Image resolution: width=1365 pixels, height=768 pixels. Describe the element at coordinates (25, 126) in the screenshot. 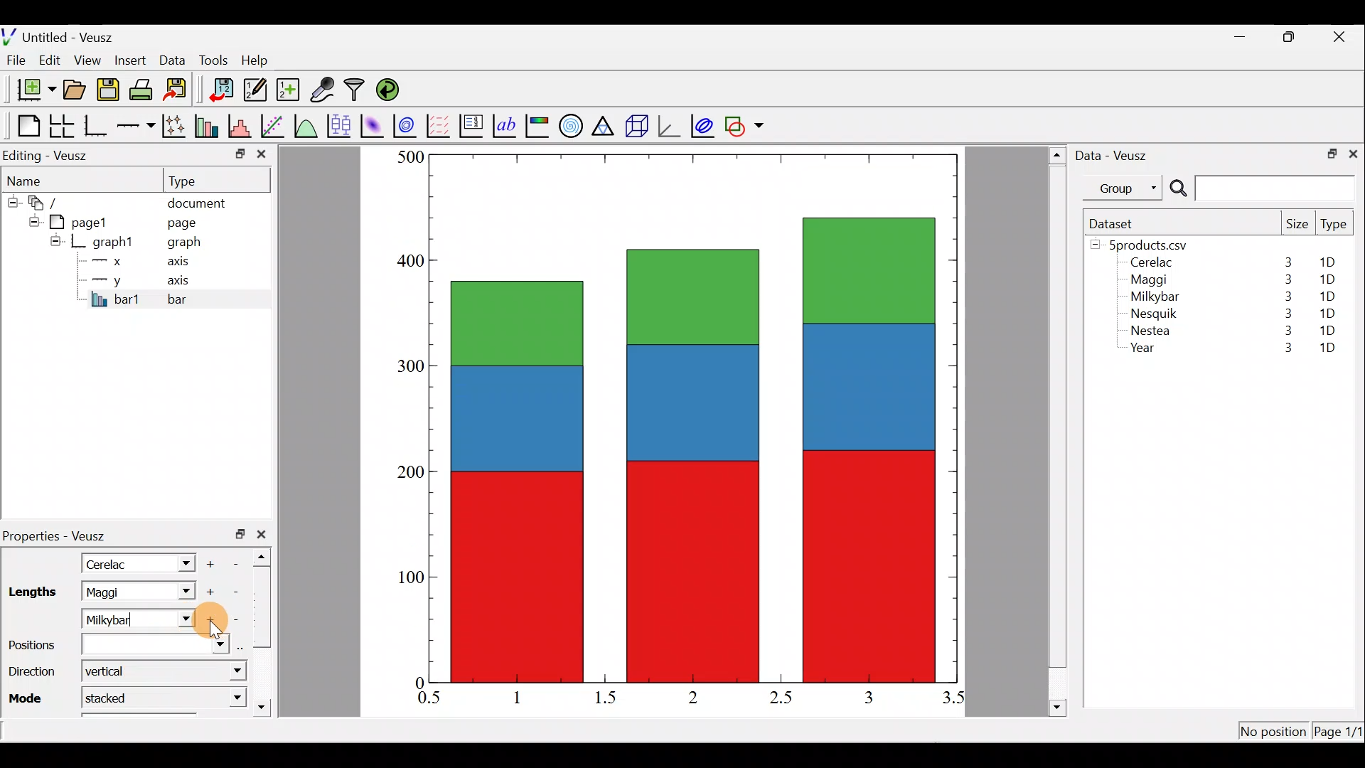

I see `Blank page` at that location.